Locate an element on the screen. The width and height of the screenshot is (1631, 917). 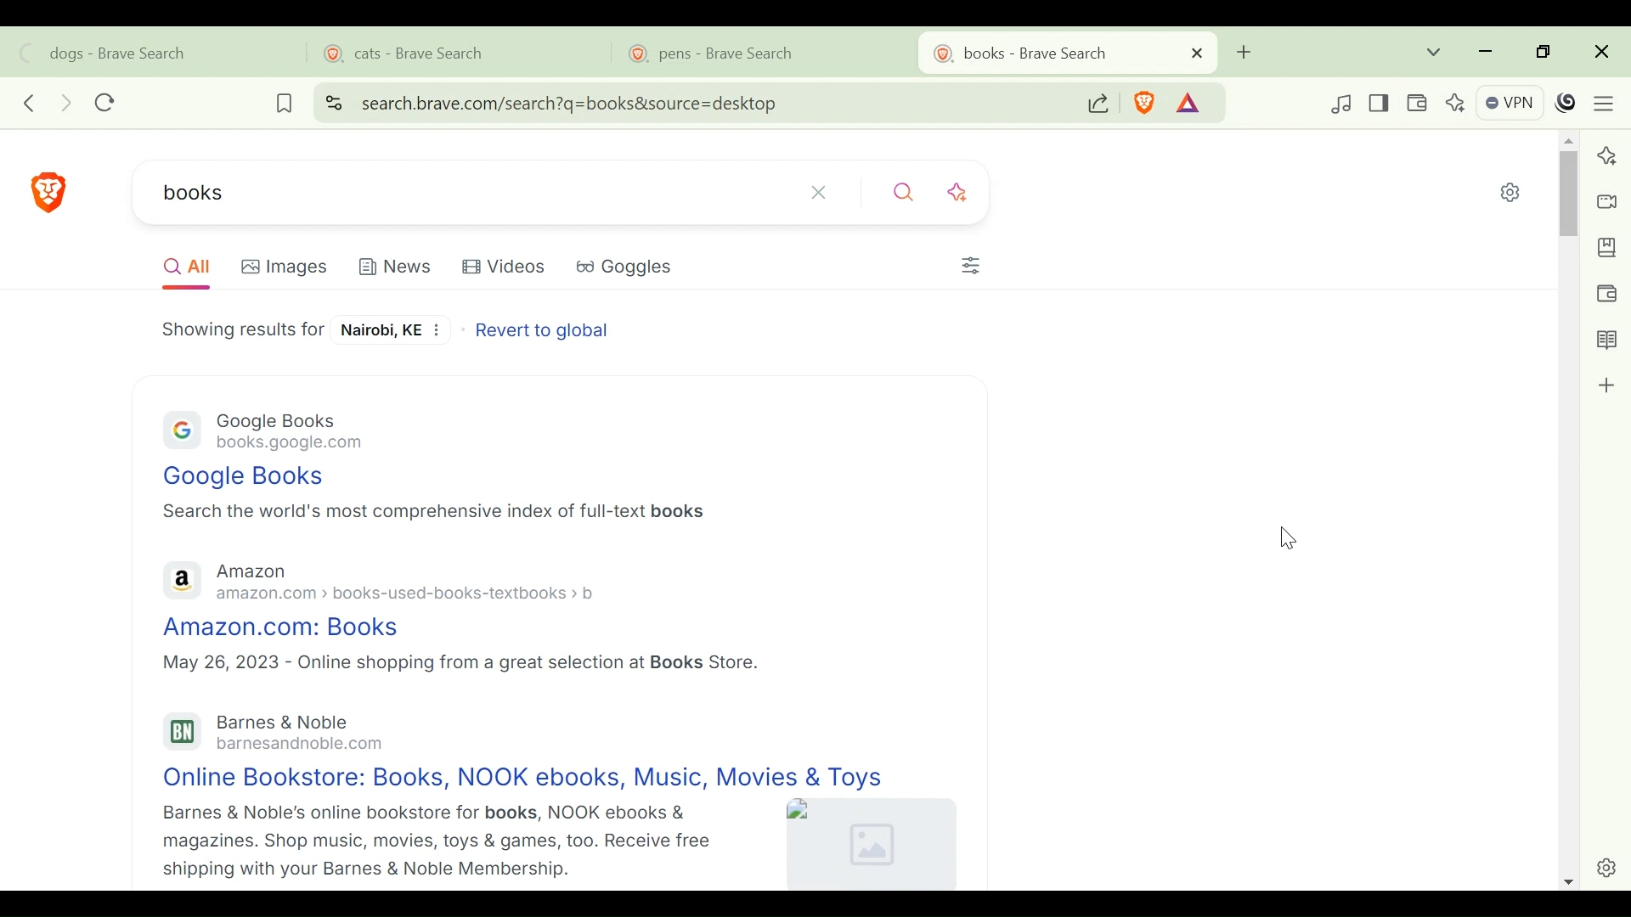
FORWARD is located at coordinates (68, 102).